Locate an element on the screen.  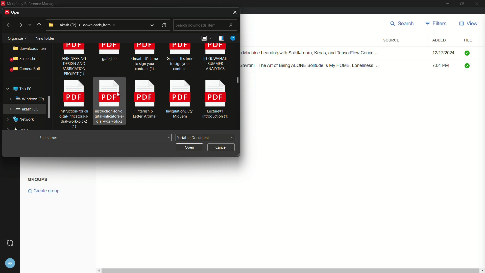
InvigilationDuty_
[EE is located at coordinates (180, 100).